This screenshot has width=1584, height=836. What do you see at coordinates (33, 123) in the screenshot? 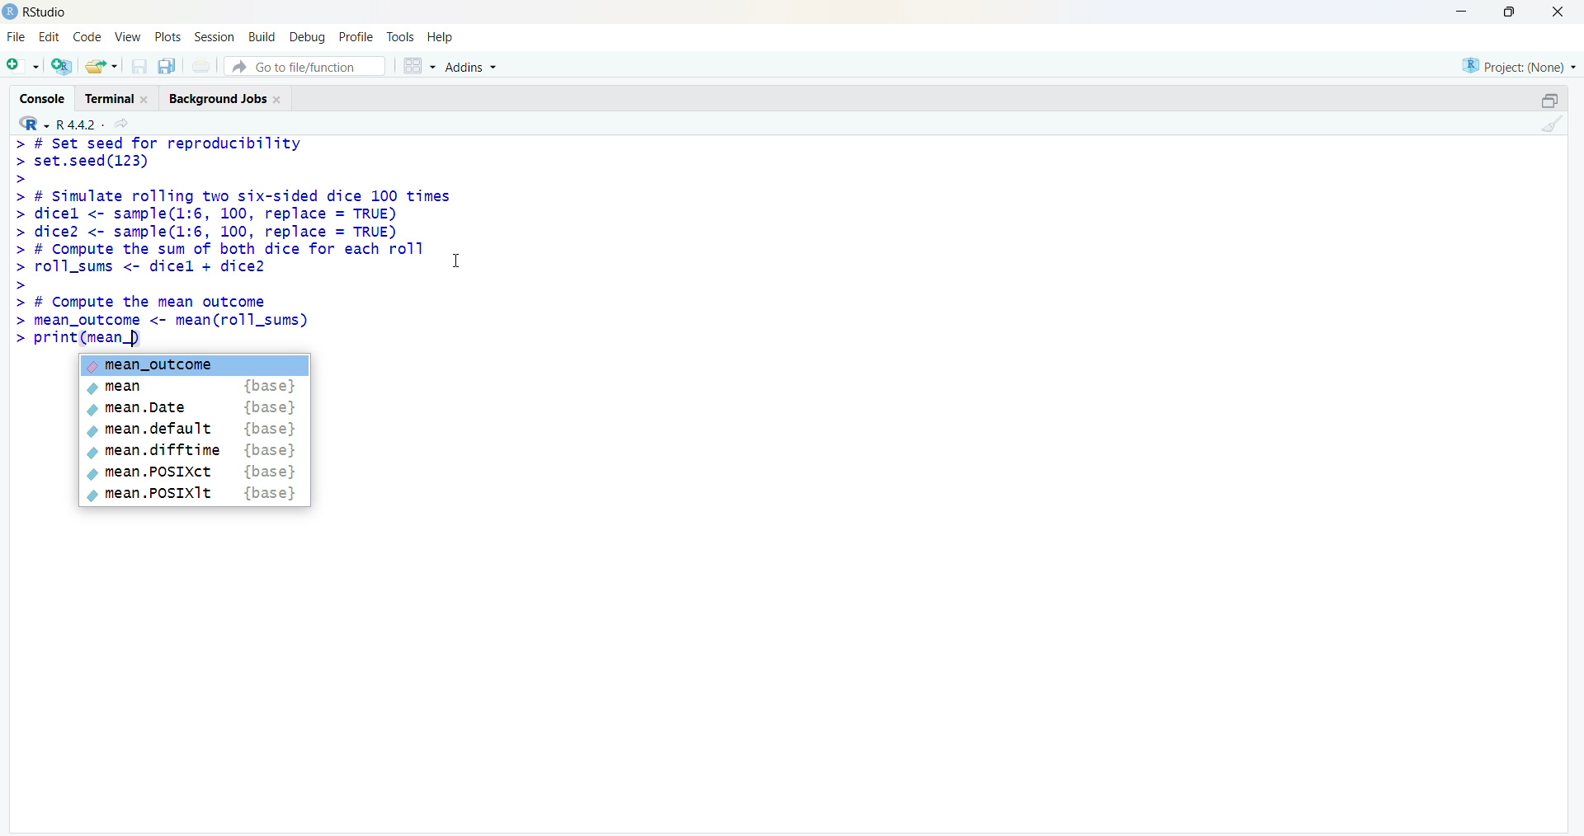
I see `R` at bounding box center [33, 123].